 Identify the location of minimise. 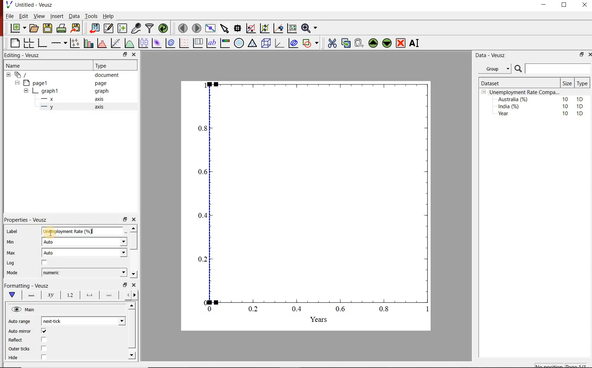
(126, 54).